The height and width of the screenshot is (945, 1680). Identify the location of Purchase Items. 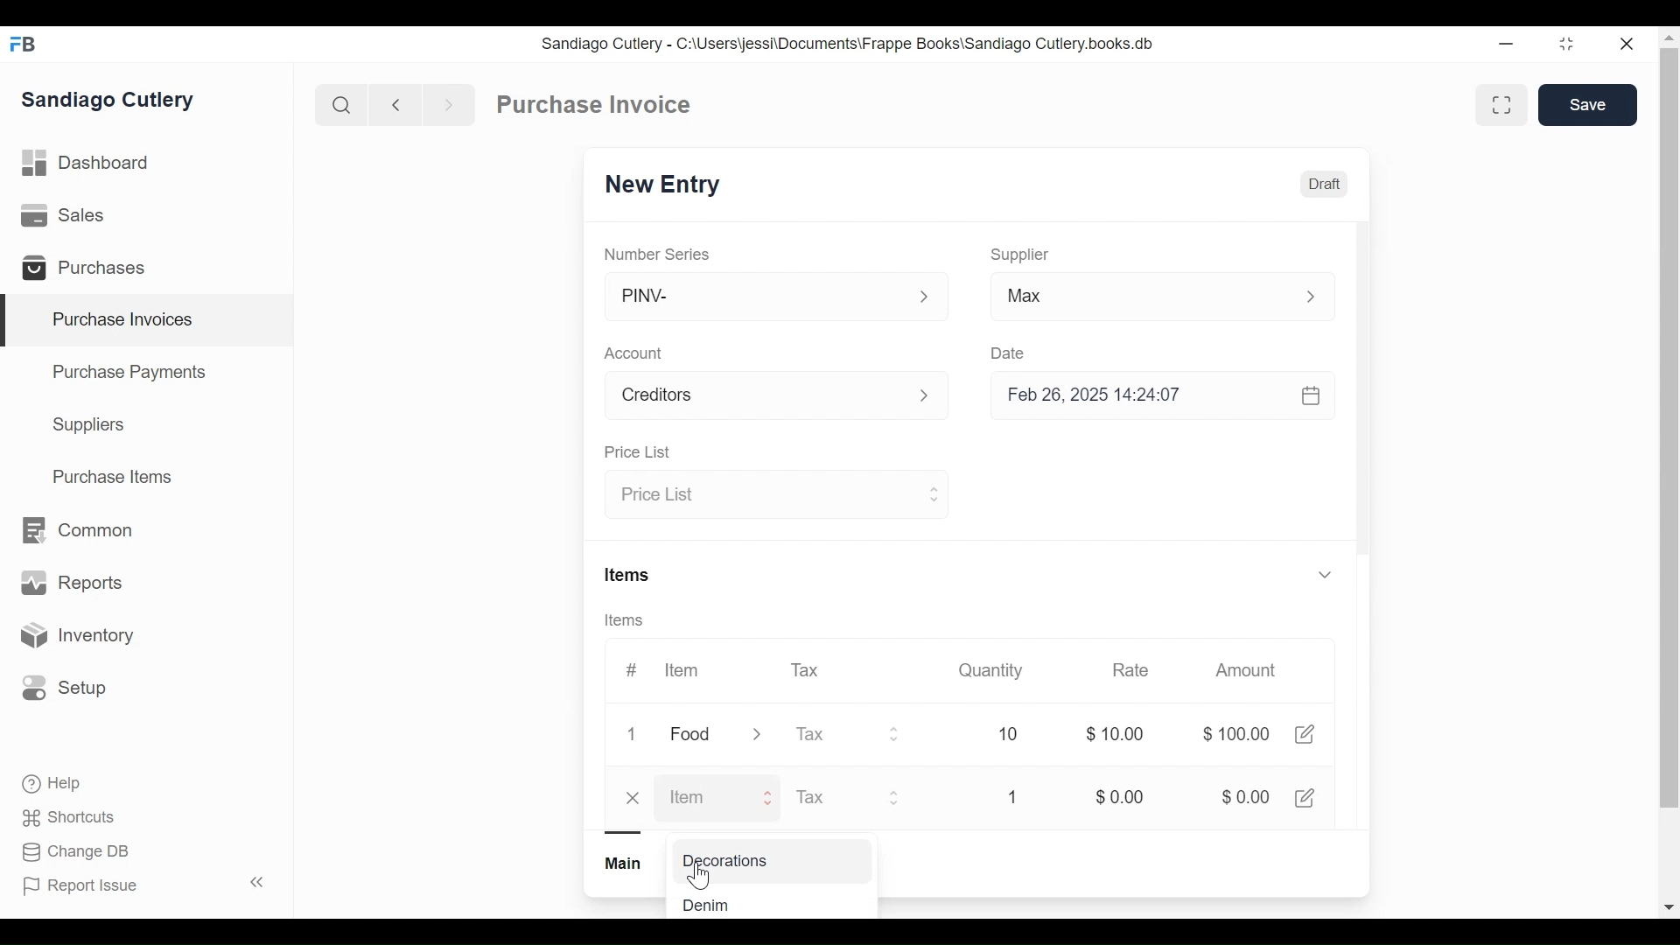
(113, 479).